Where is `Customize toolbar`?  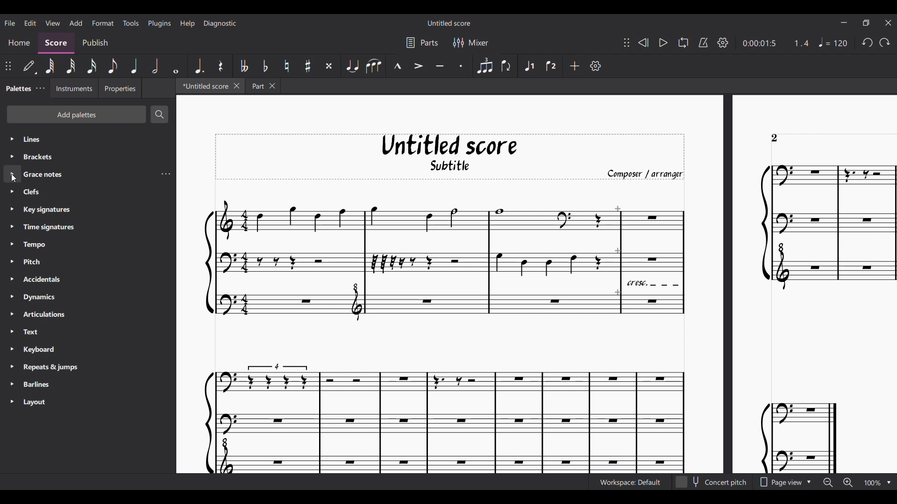 Customize toolbar is located at coordinates (596, 66).